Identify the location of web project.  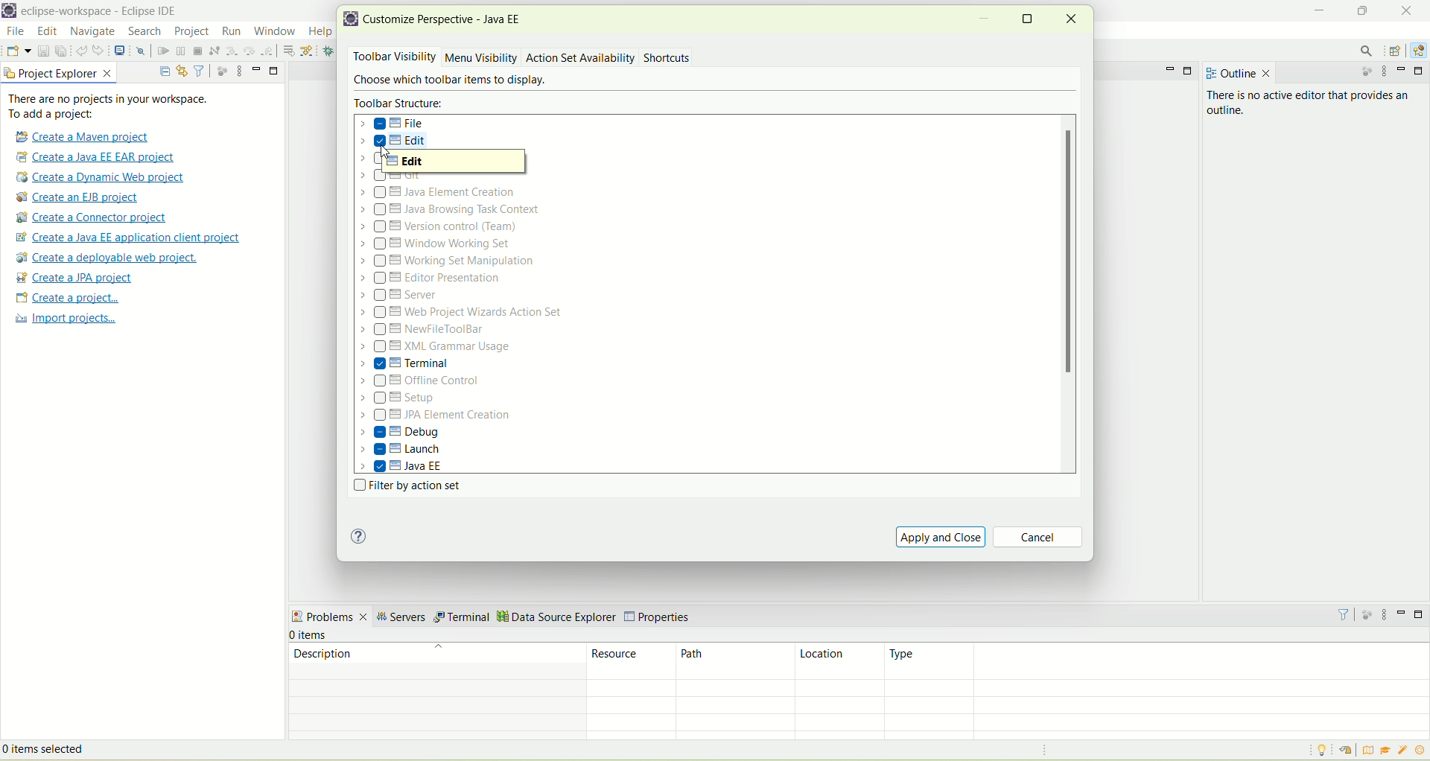
(463, 313).